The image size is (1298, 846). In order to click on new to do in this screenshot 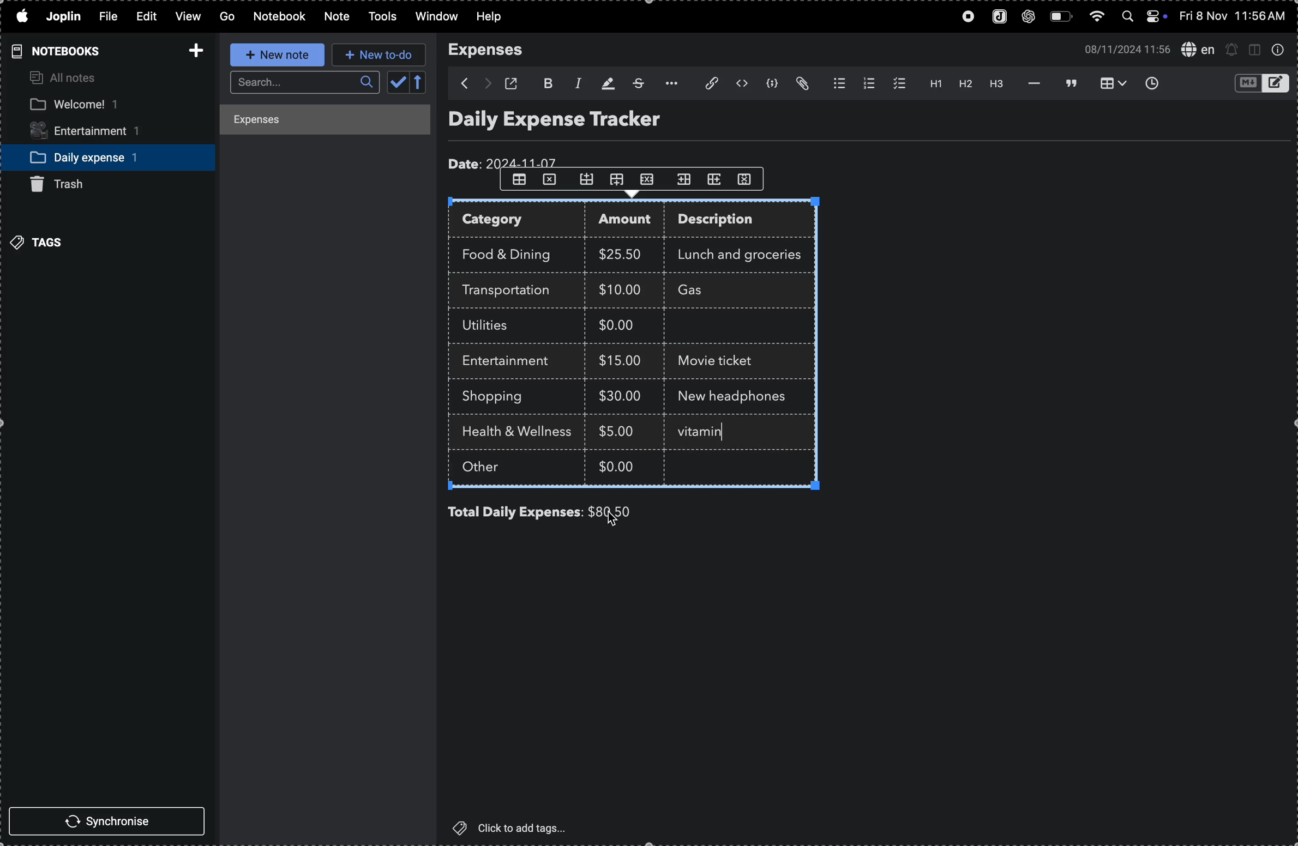, I will do `click(379, 55)`.